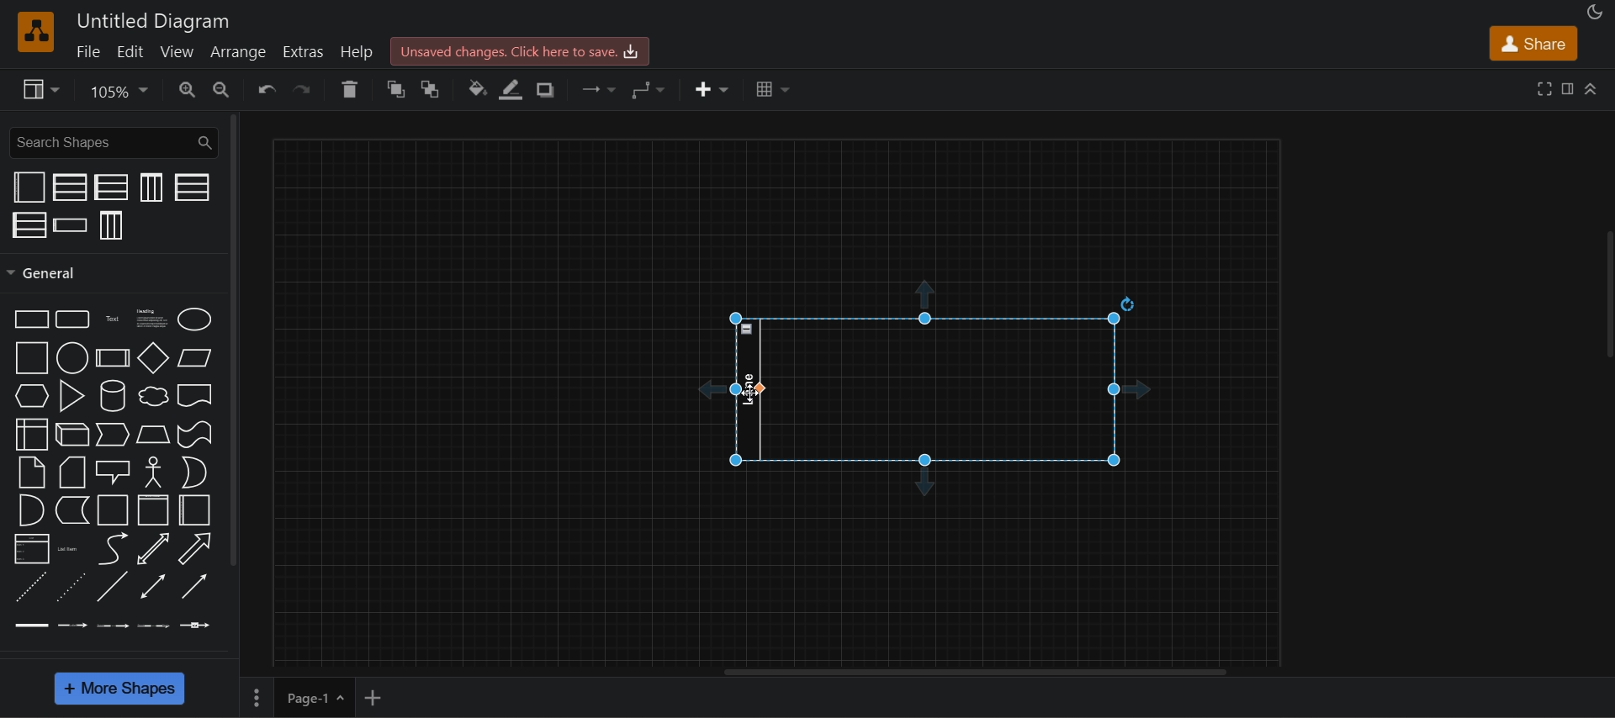 Image resolution: width=1615 pixels, height=718 pixels. What do you see at coordinates (1546, 87) in the screenshot?
I see `fullscreen` at bounding box center [1546, 87].